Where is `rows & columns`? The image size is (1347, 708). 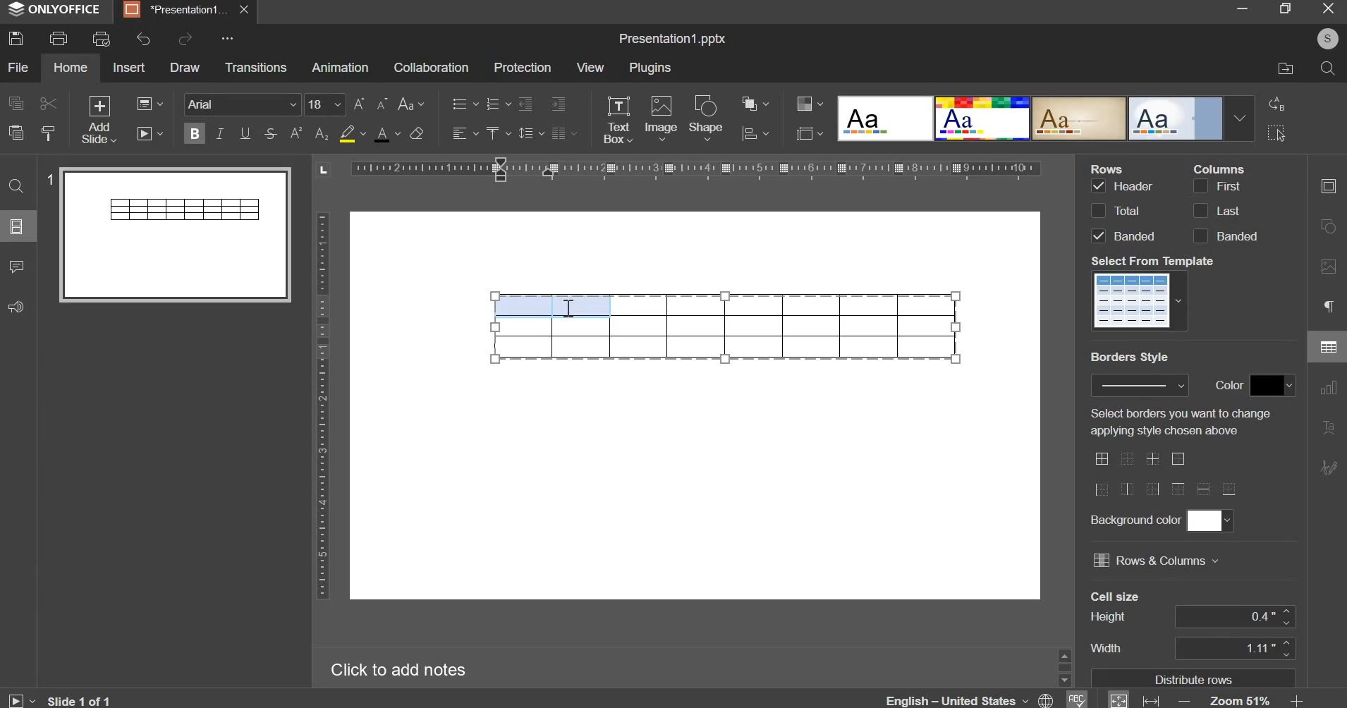 rows & columns is located at coordinates (1155, 560).